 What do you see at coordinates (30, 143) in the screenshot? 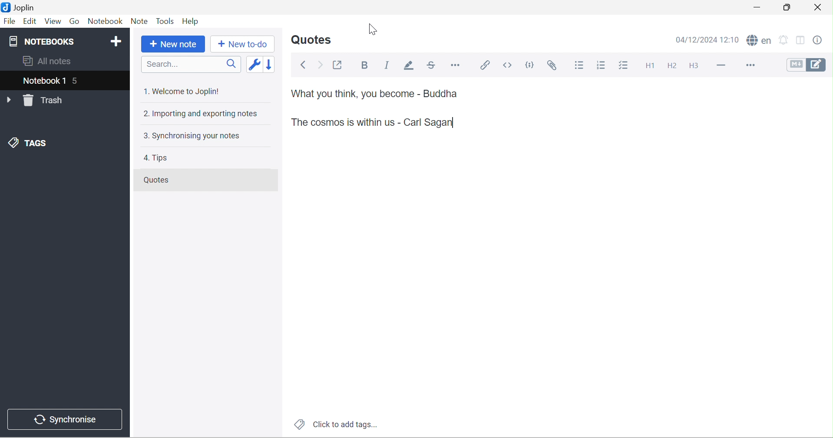
I see `TAGS` at bounding box center [30, 143].